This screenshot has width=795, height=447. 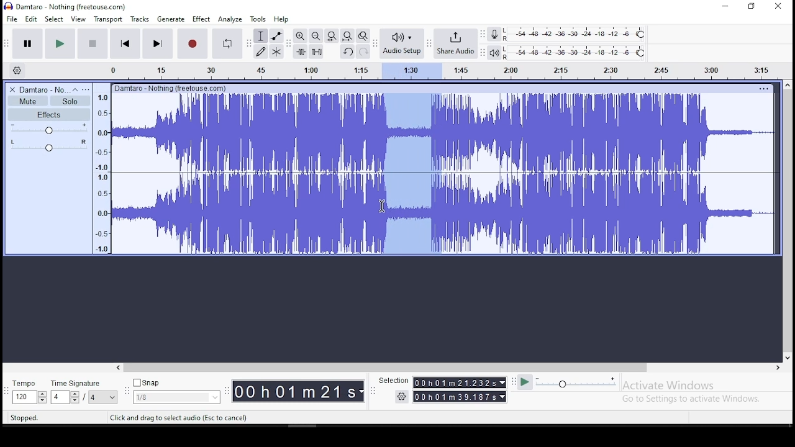 What do you see at coordinates (55, 19) in the screenshot?
I see `select` at bounding box center [55, 19].